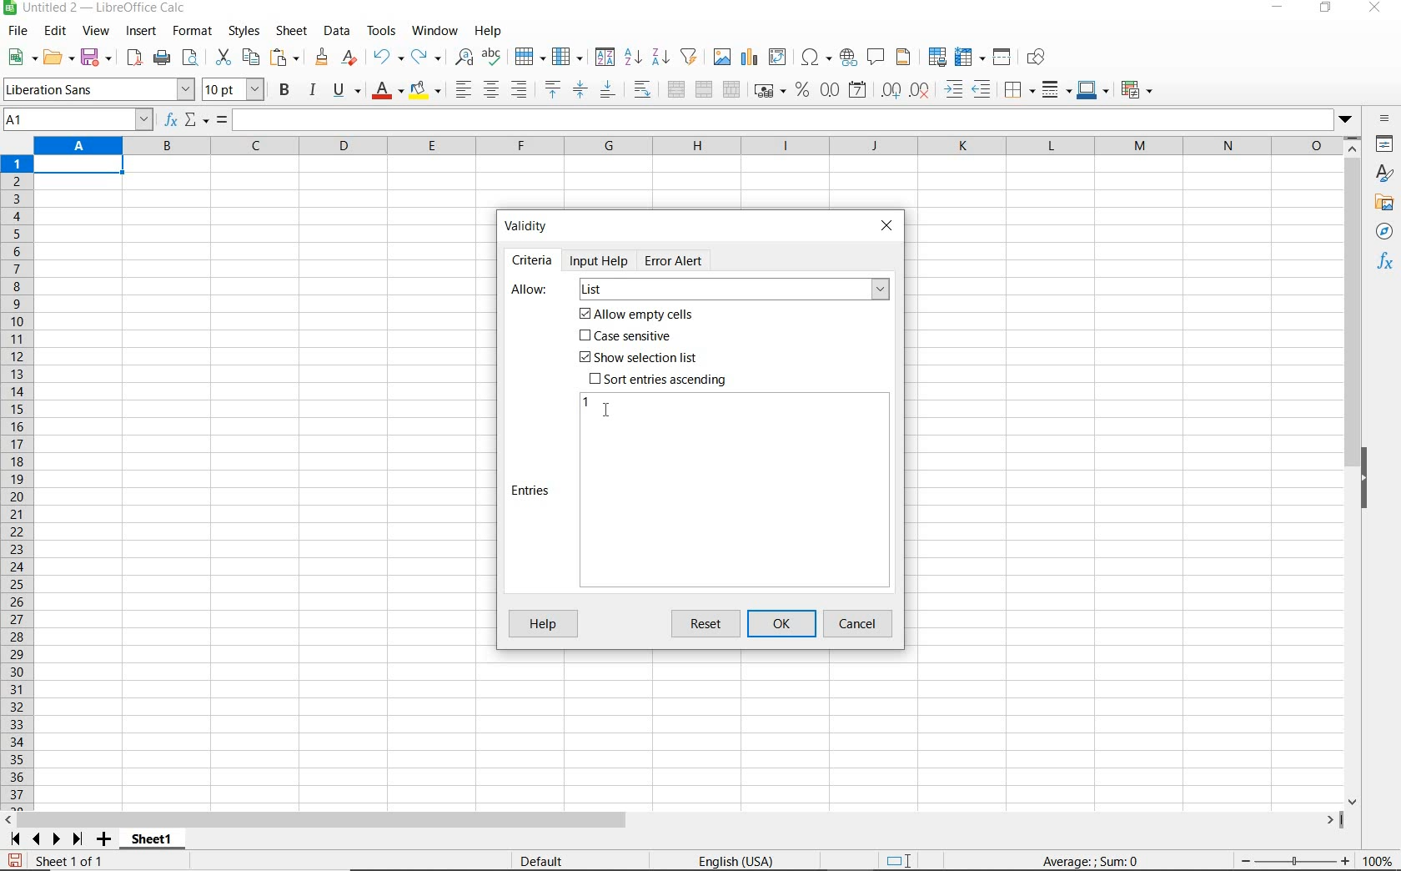 Image resolution: width=1401 pixels, height=871 pixels. Describe the element at coordinates (193, 59) in the screenshot. I see `toggle print preview` at that location.